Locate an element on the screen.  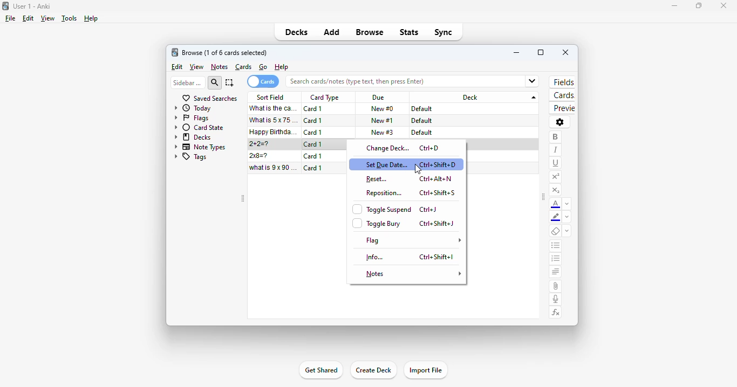
go is located at coordinates (263, 67).